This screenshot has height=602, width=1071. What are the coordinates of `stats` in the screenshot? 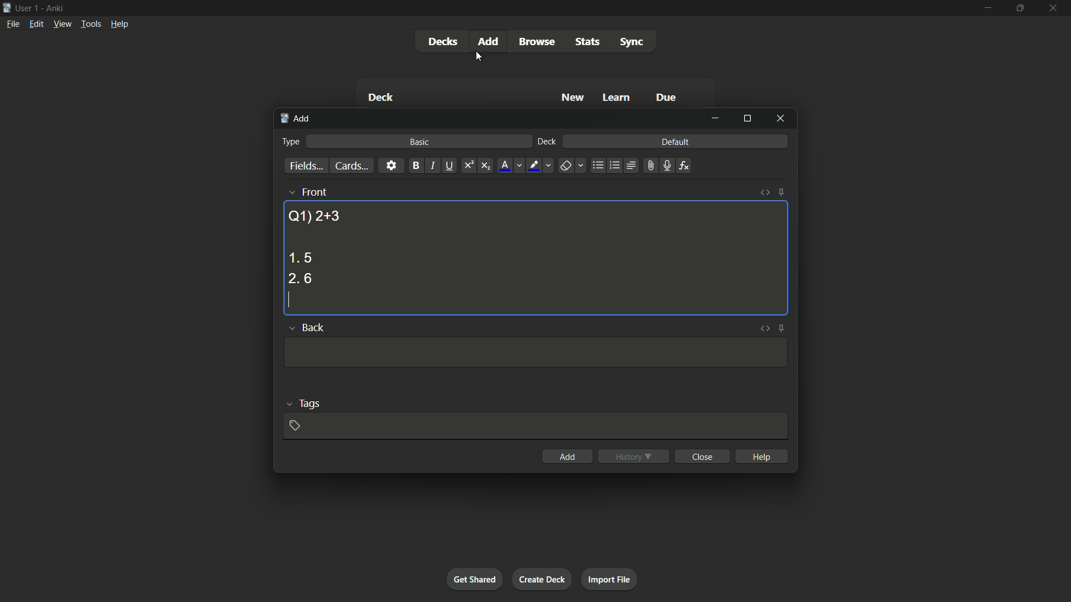 It's located at (588, 42).